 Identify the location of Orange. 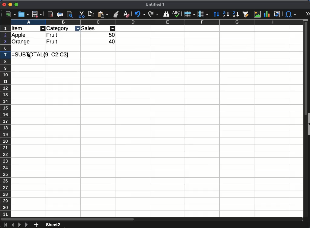
(21, 42).